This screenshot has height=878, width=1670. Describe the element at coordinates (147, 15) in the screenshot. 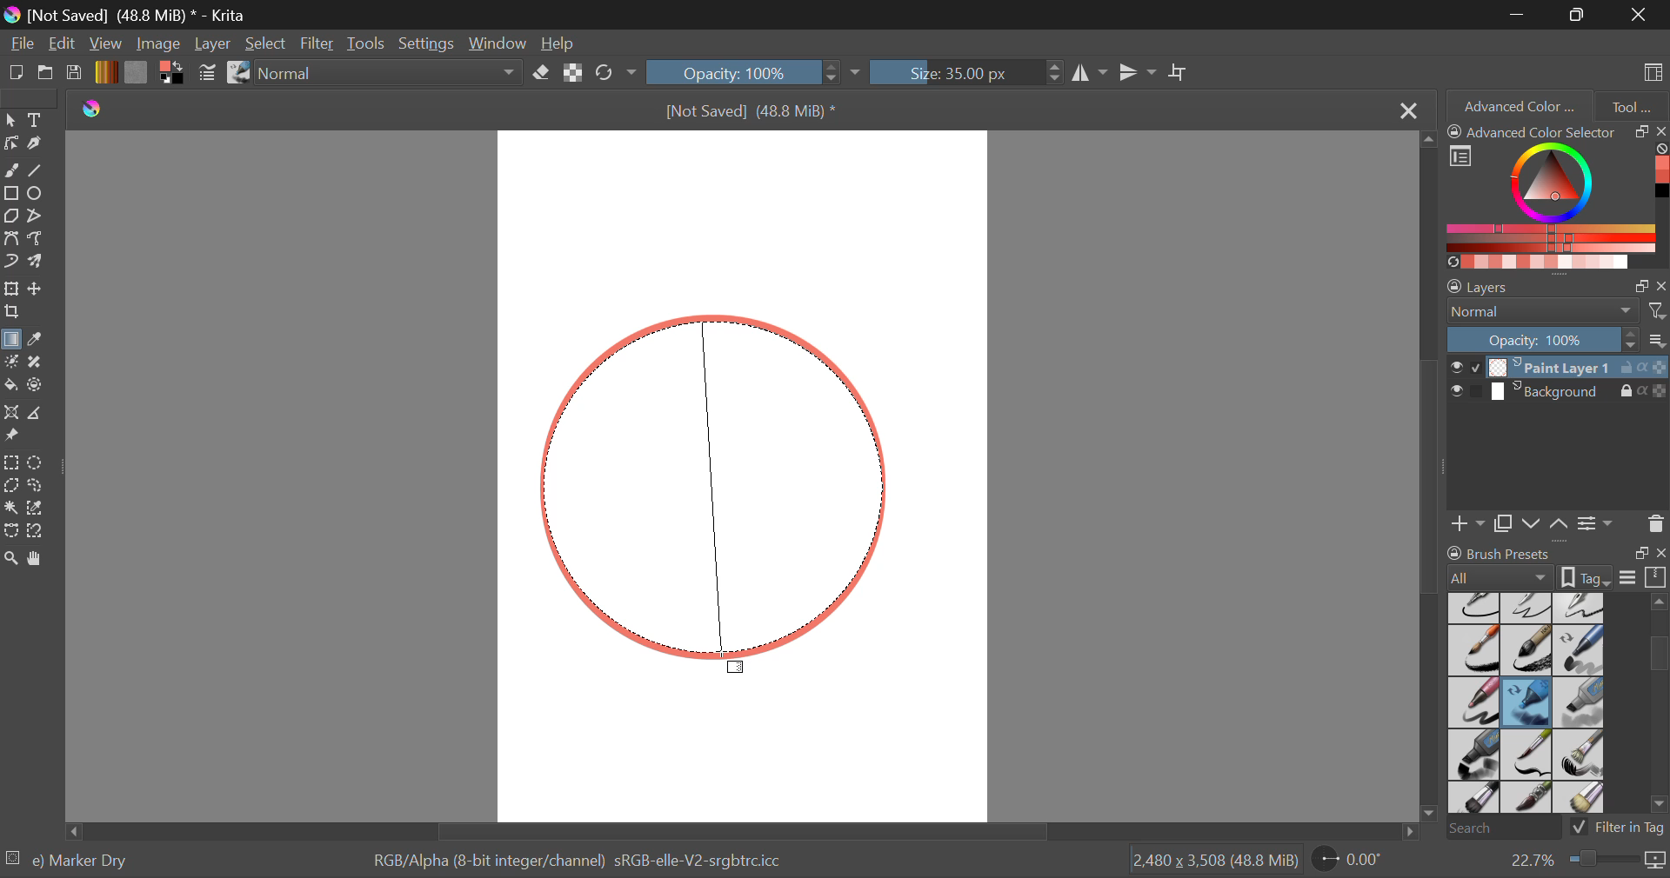

I see `[Not Saved] (48.8 MiB) * - Krita` at that location.